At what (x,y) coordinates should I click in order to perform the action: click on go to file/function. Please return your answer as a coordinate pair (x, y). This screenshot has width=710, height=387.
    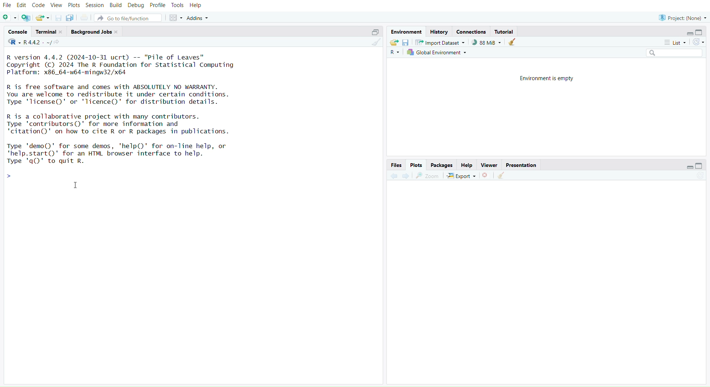
    Looking at the image, I should click on (128, 18).